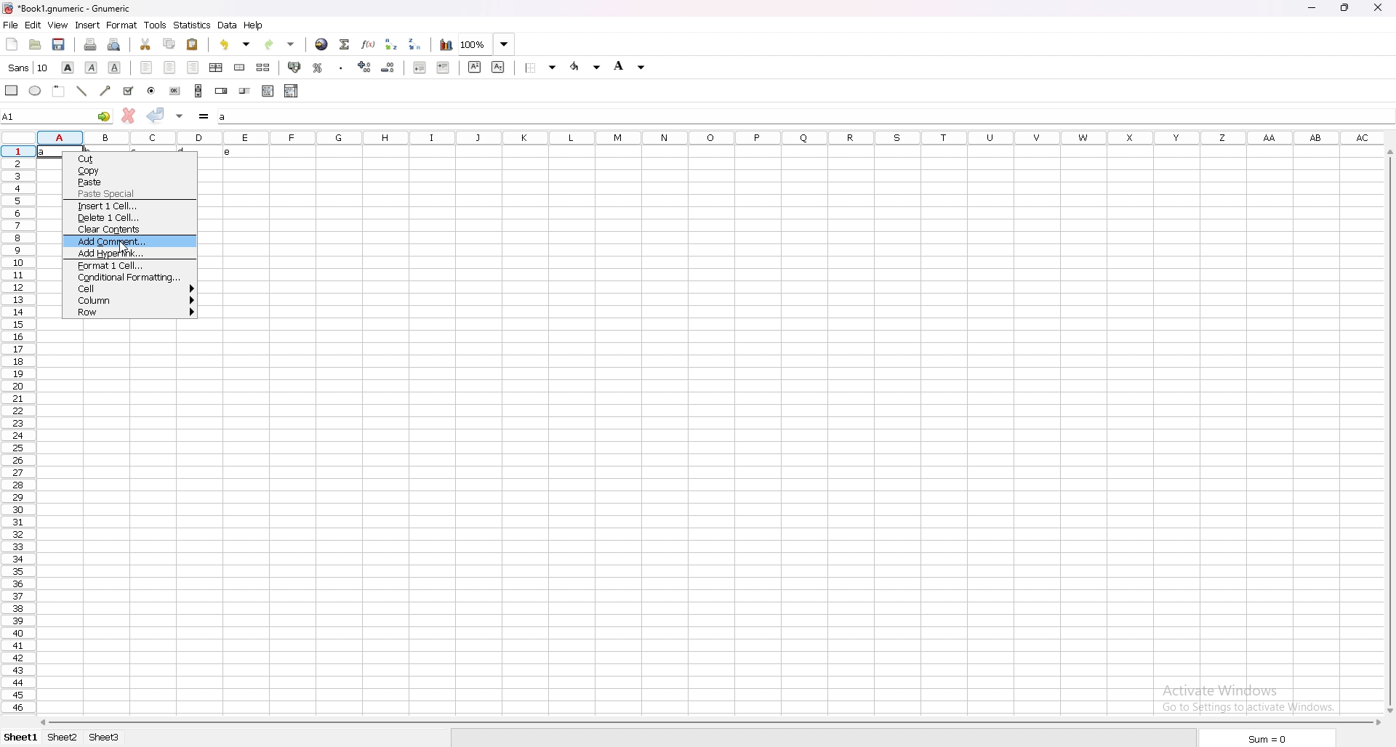  Describe the element at coordinates (192, 44) in the screenshot. I see `paste` at that location.